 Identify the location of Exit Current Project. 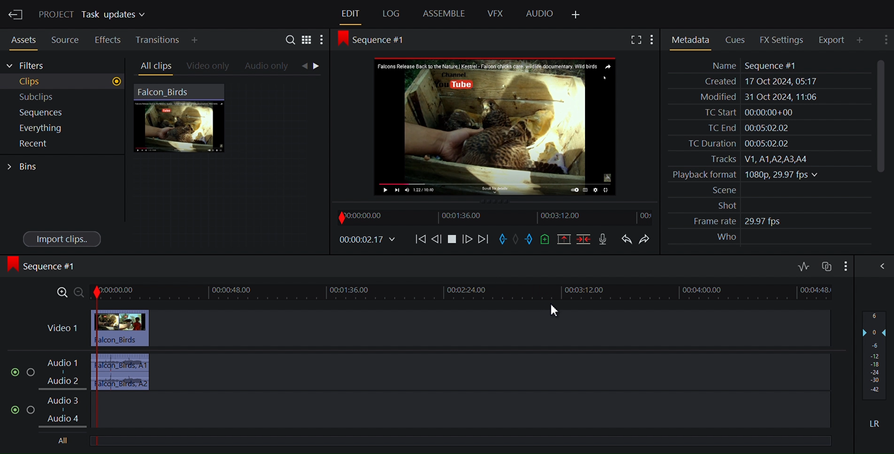
(16, 15).